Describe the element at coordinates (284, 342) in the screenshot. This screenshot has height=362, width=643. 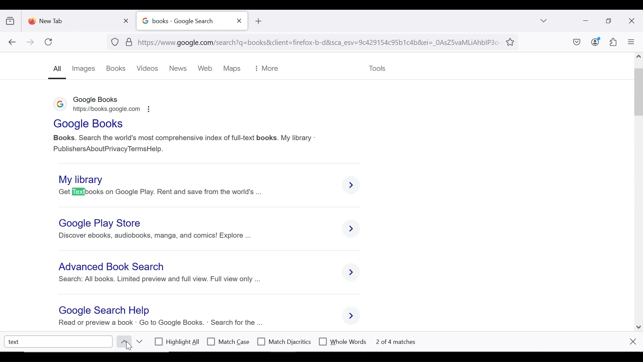
I see `match diacritics` at that location.